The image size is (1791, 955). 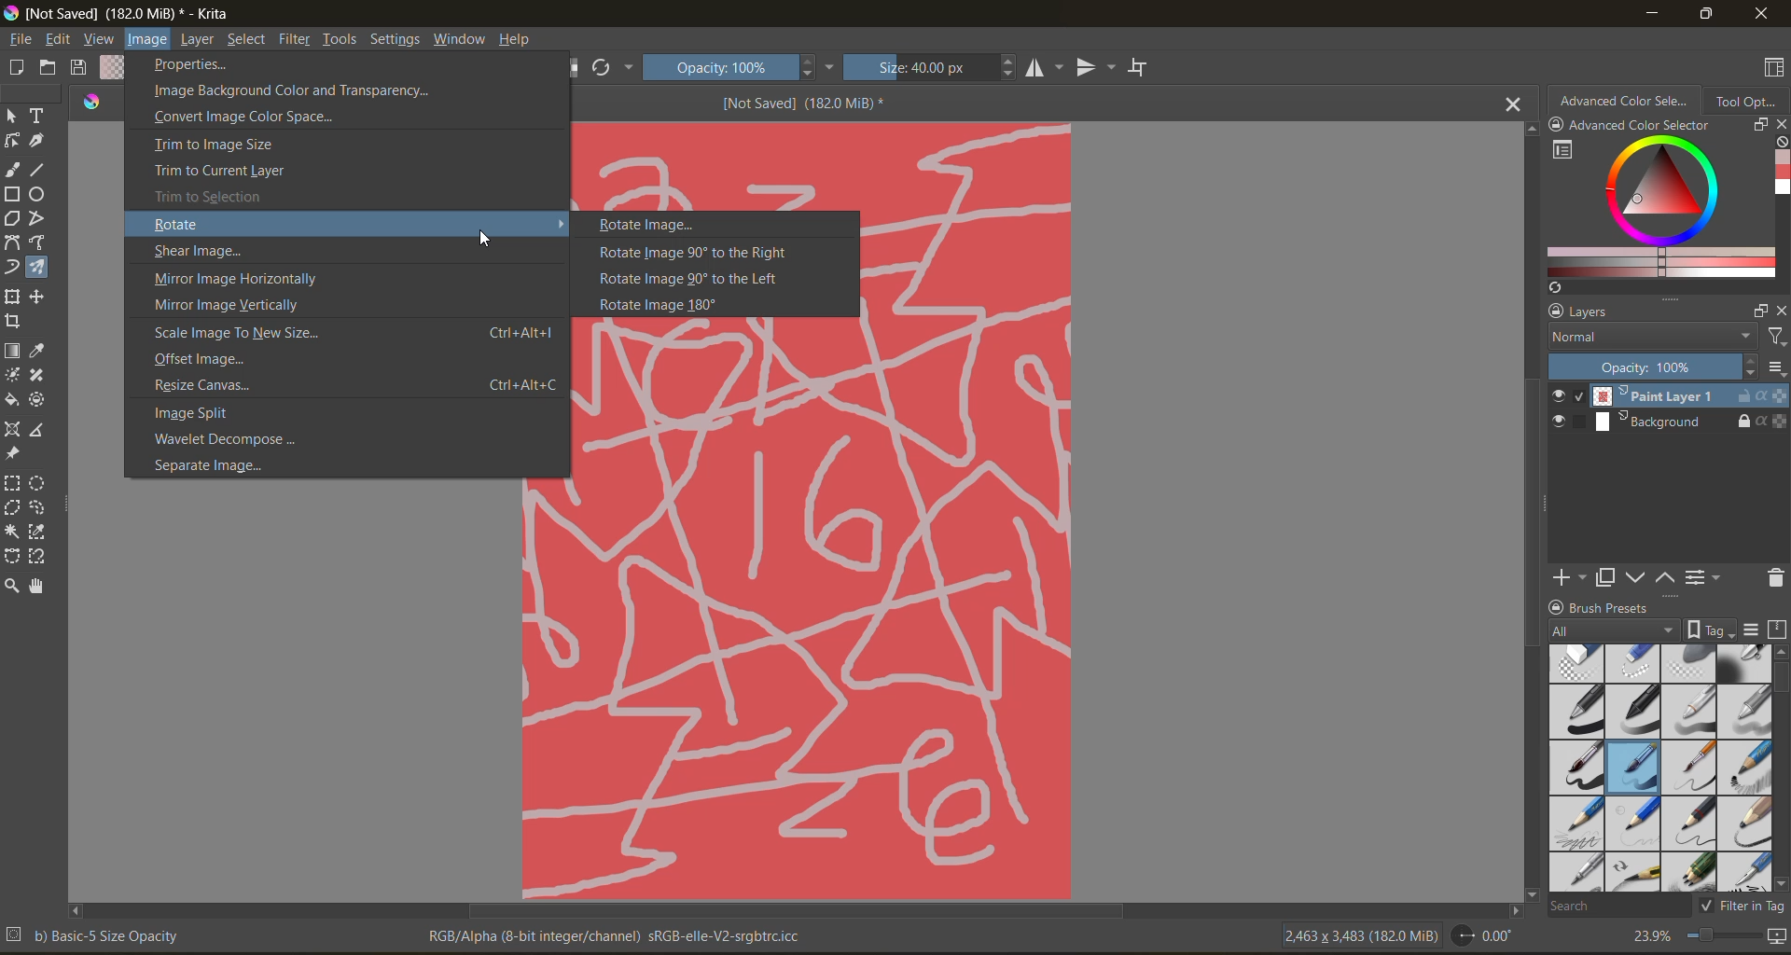 I want to click on trim to selection, so click(x=222, y=194).